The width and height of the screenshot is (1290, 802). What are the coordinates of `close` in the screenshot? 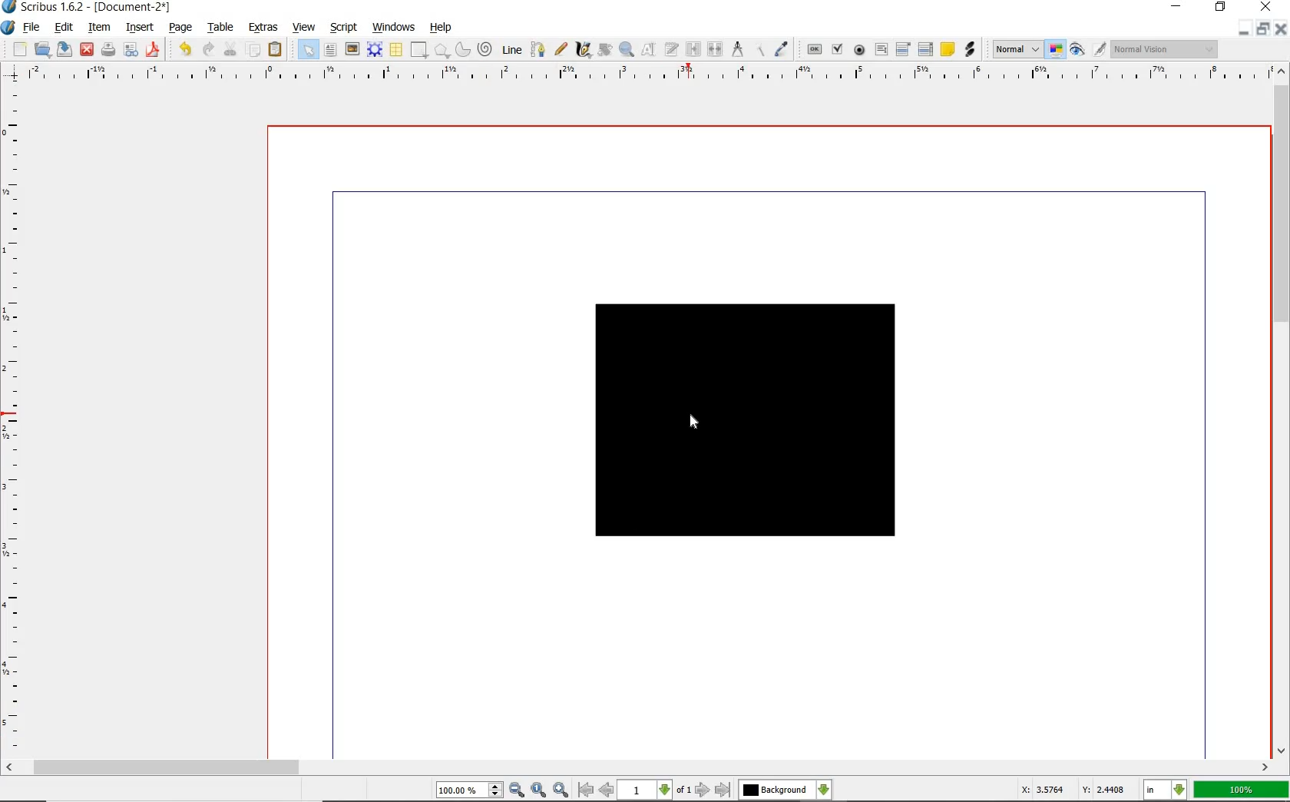 It's located at (86, 51).